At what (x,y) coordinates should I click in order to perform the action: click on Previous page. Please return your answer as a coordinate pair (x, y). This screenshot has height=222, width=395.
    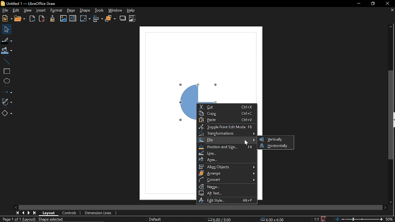
    Looking at the image, I should click on (23, 213).